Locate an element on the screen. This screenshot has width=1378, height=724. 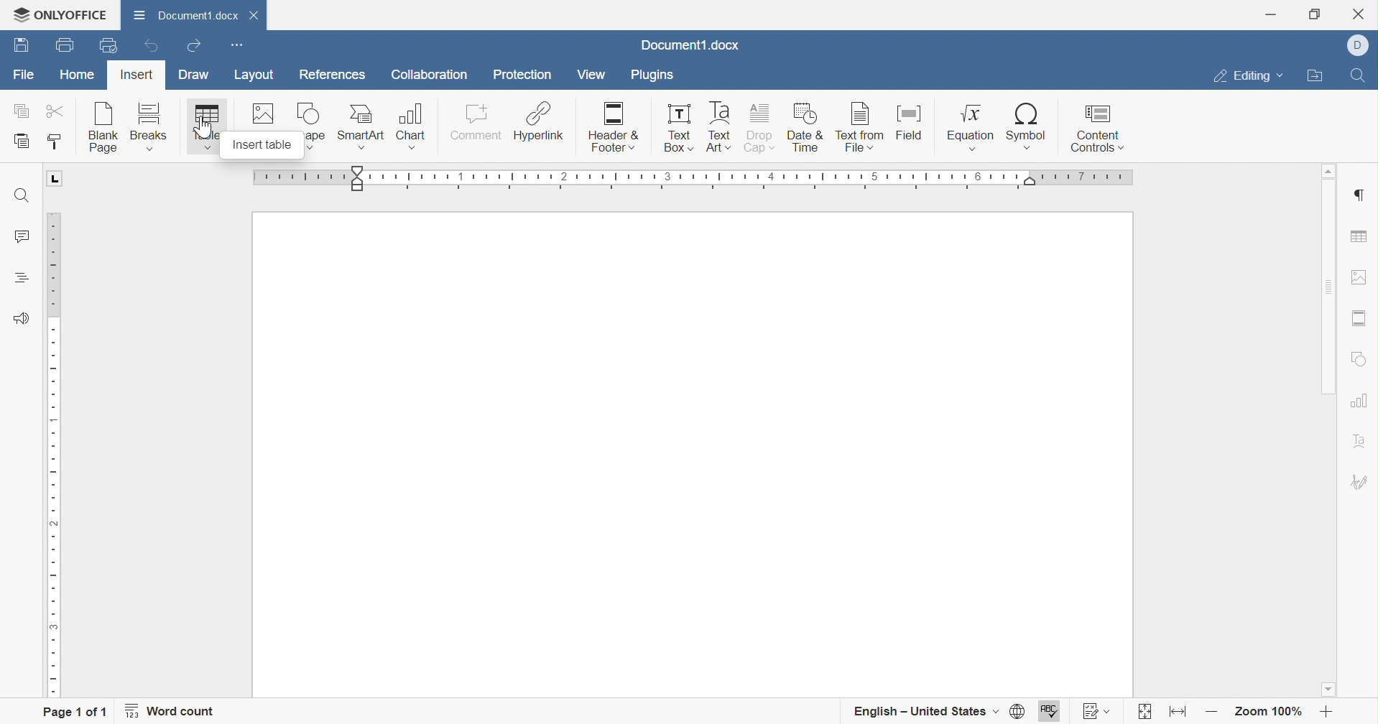
Equation is located at coordinates (968, 128).